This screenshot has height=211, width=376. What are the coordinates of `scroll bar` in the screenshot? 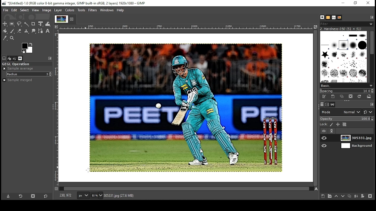 It's located at (315, 108).